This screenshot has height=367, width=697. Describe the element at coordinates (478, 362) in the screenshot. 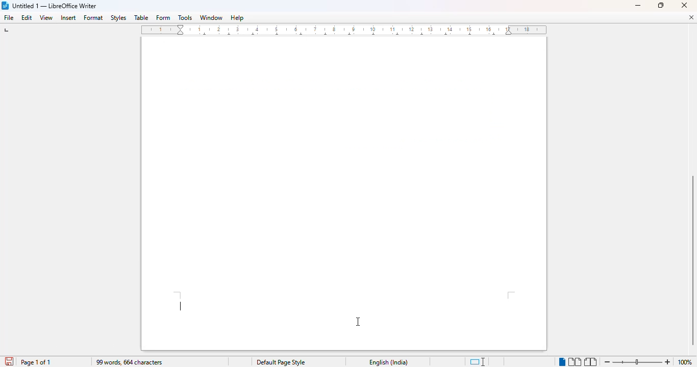

I see `standard selection` at that location.